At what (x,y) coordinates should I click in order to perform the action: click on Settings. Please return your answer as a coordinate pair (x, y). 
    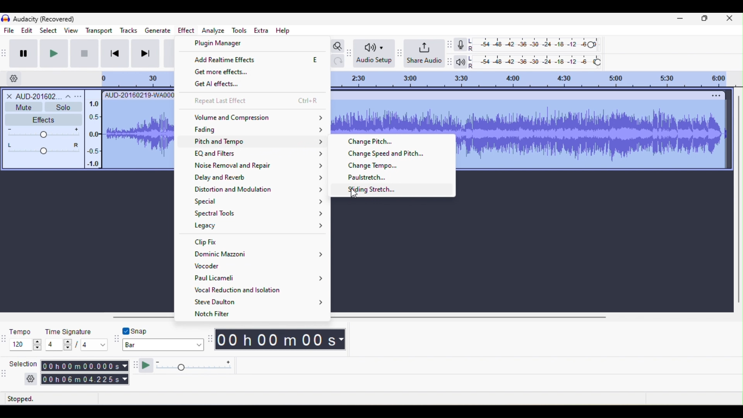
    Looking at the image, I should click on (14, 78).